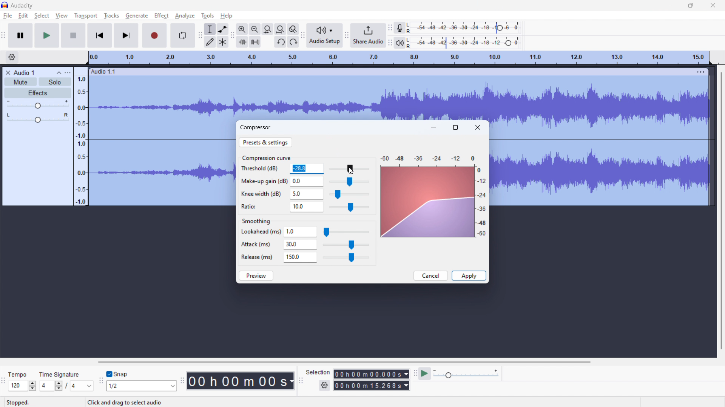 The height and width of the screenshot is (407, 725). Describe the element at coordinates (60, 373) in the screenshot. I see `Time Signature` at that location.